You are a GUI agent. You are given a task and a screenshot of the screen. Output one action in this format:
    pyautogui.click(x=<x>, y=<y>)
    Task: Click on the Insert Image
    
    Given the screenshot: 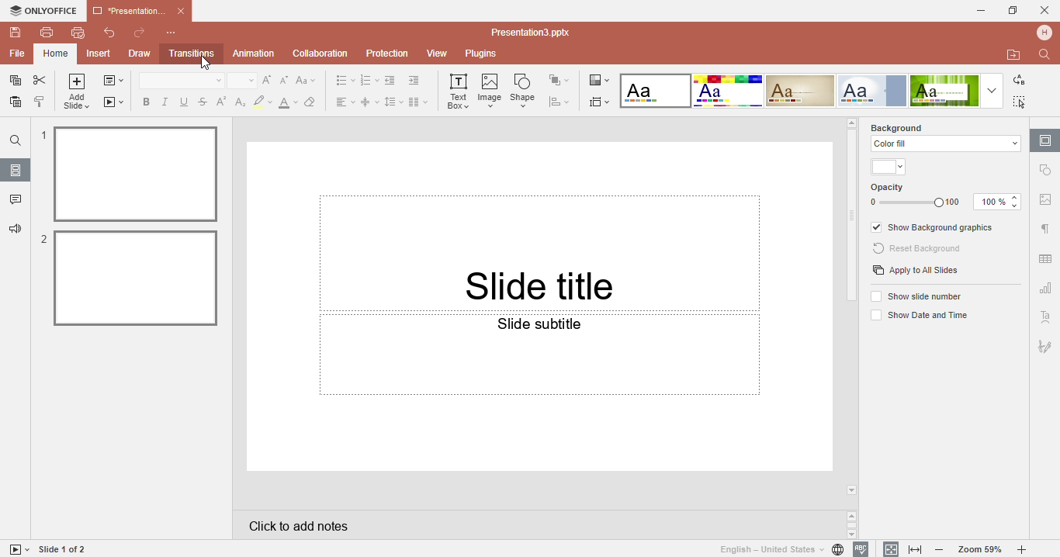 What is the action you would take?
    pyautogui.click(x=491, y=90)
    